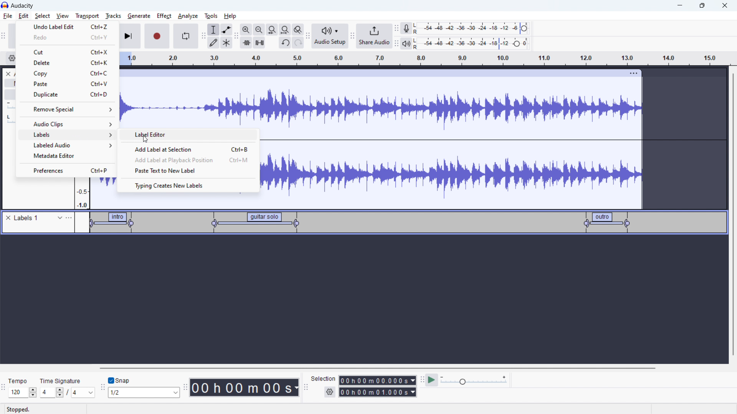  What do you see at coordinates (210, 16) in the screenshot?
I see `tools` at bounding box center [210, 16].